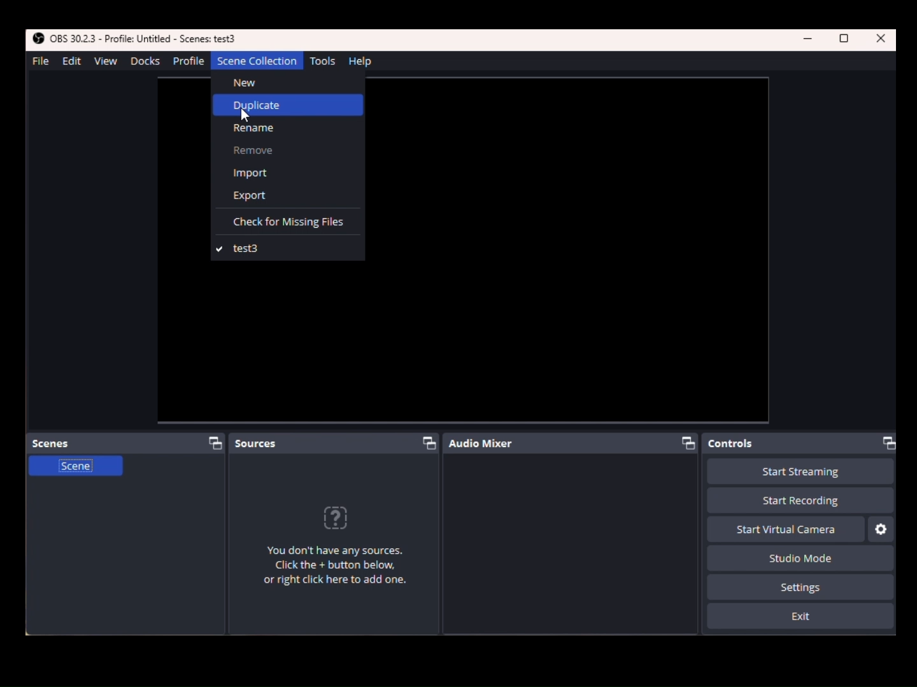 This screenshot has width=917, height=687. Describe the element at coordinates (803, 443) in the screenshot. I see `Controls` at that location.